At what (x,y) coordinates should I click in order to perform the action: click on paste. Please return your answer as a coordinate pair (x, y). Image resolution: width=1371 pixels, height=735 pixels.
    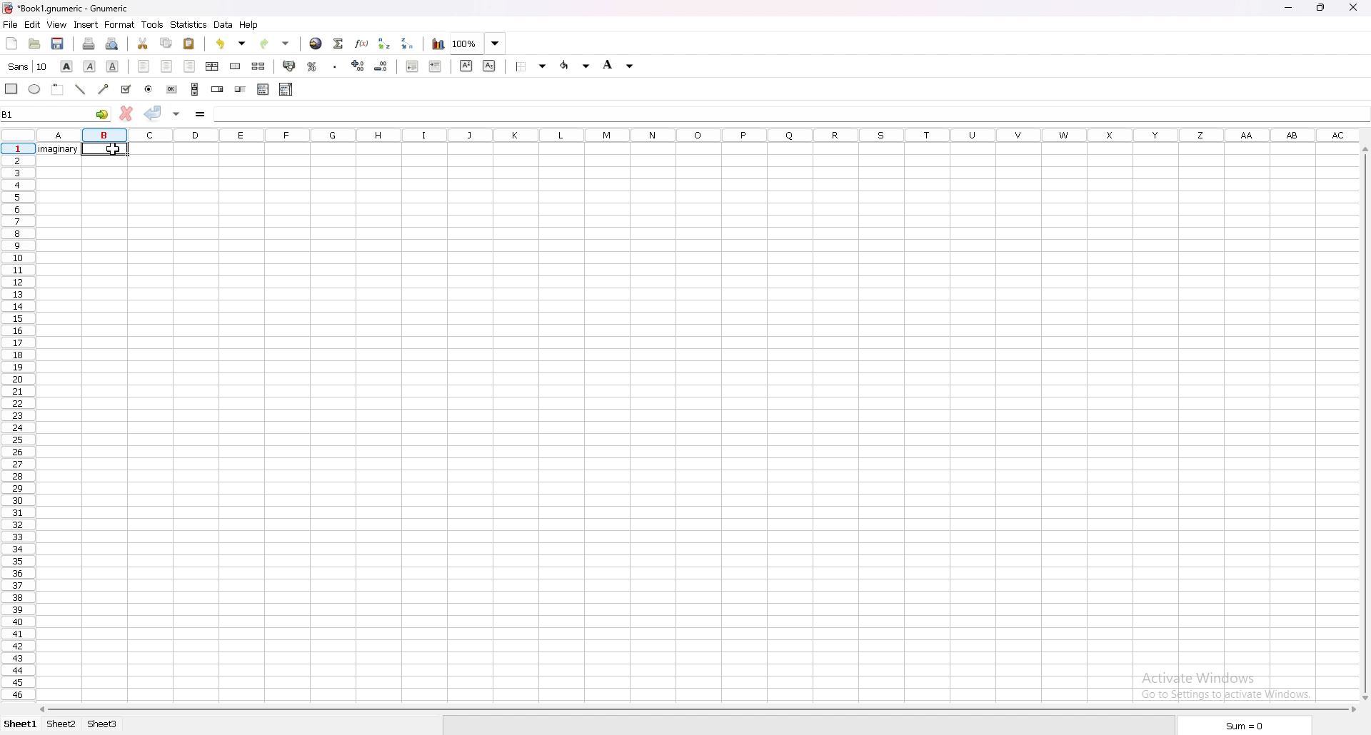
    Looking at the image, I should click on (189, 43).